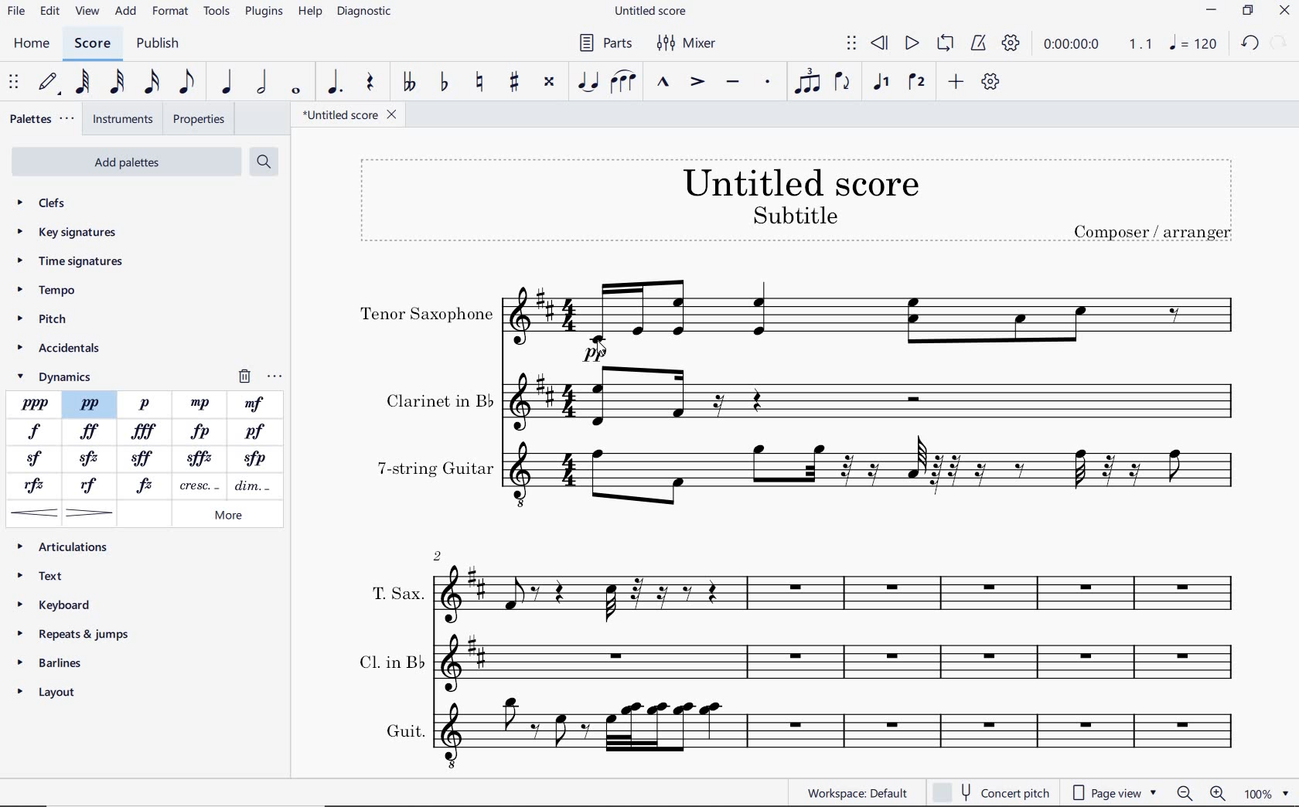  What do you see at coordinates (92, 45) in the screenshot?
I see `score` at bounding box center [92, 45].